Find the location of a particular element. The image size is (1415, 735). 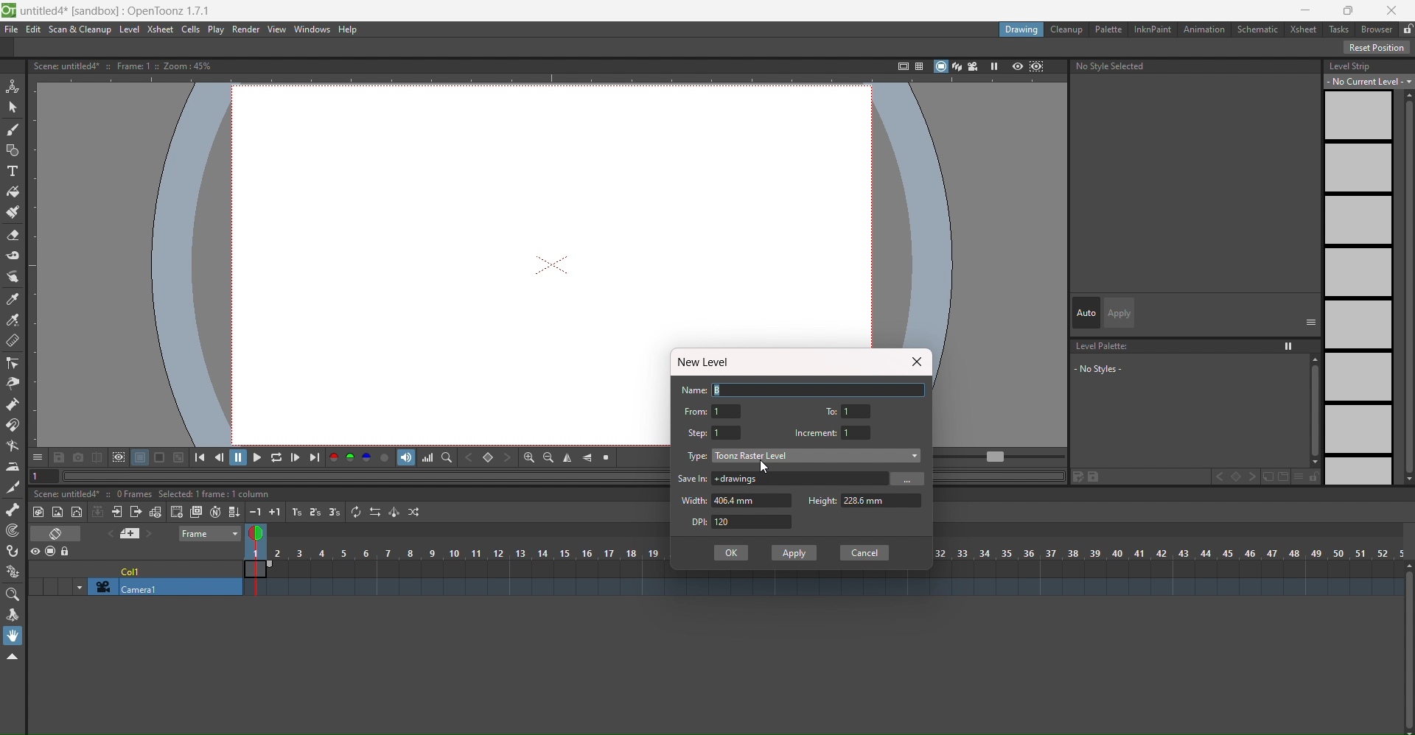

 is located at coordinates (52, 550).